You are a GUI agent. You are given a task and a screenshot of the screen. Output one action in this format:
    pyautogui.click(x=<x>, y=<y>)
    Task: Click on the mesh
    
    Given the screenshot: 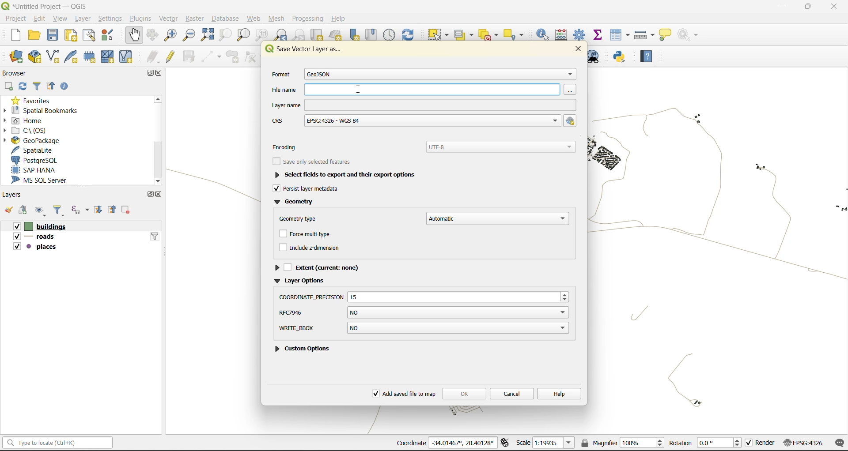 What is the action you would take?
    pyautogui.click(x=276, y=19)
    